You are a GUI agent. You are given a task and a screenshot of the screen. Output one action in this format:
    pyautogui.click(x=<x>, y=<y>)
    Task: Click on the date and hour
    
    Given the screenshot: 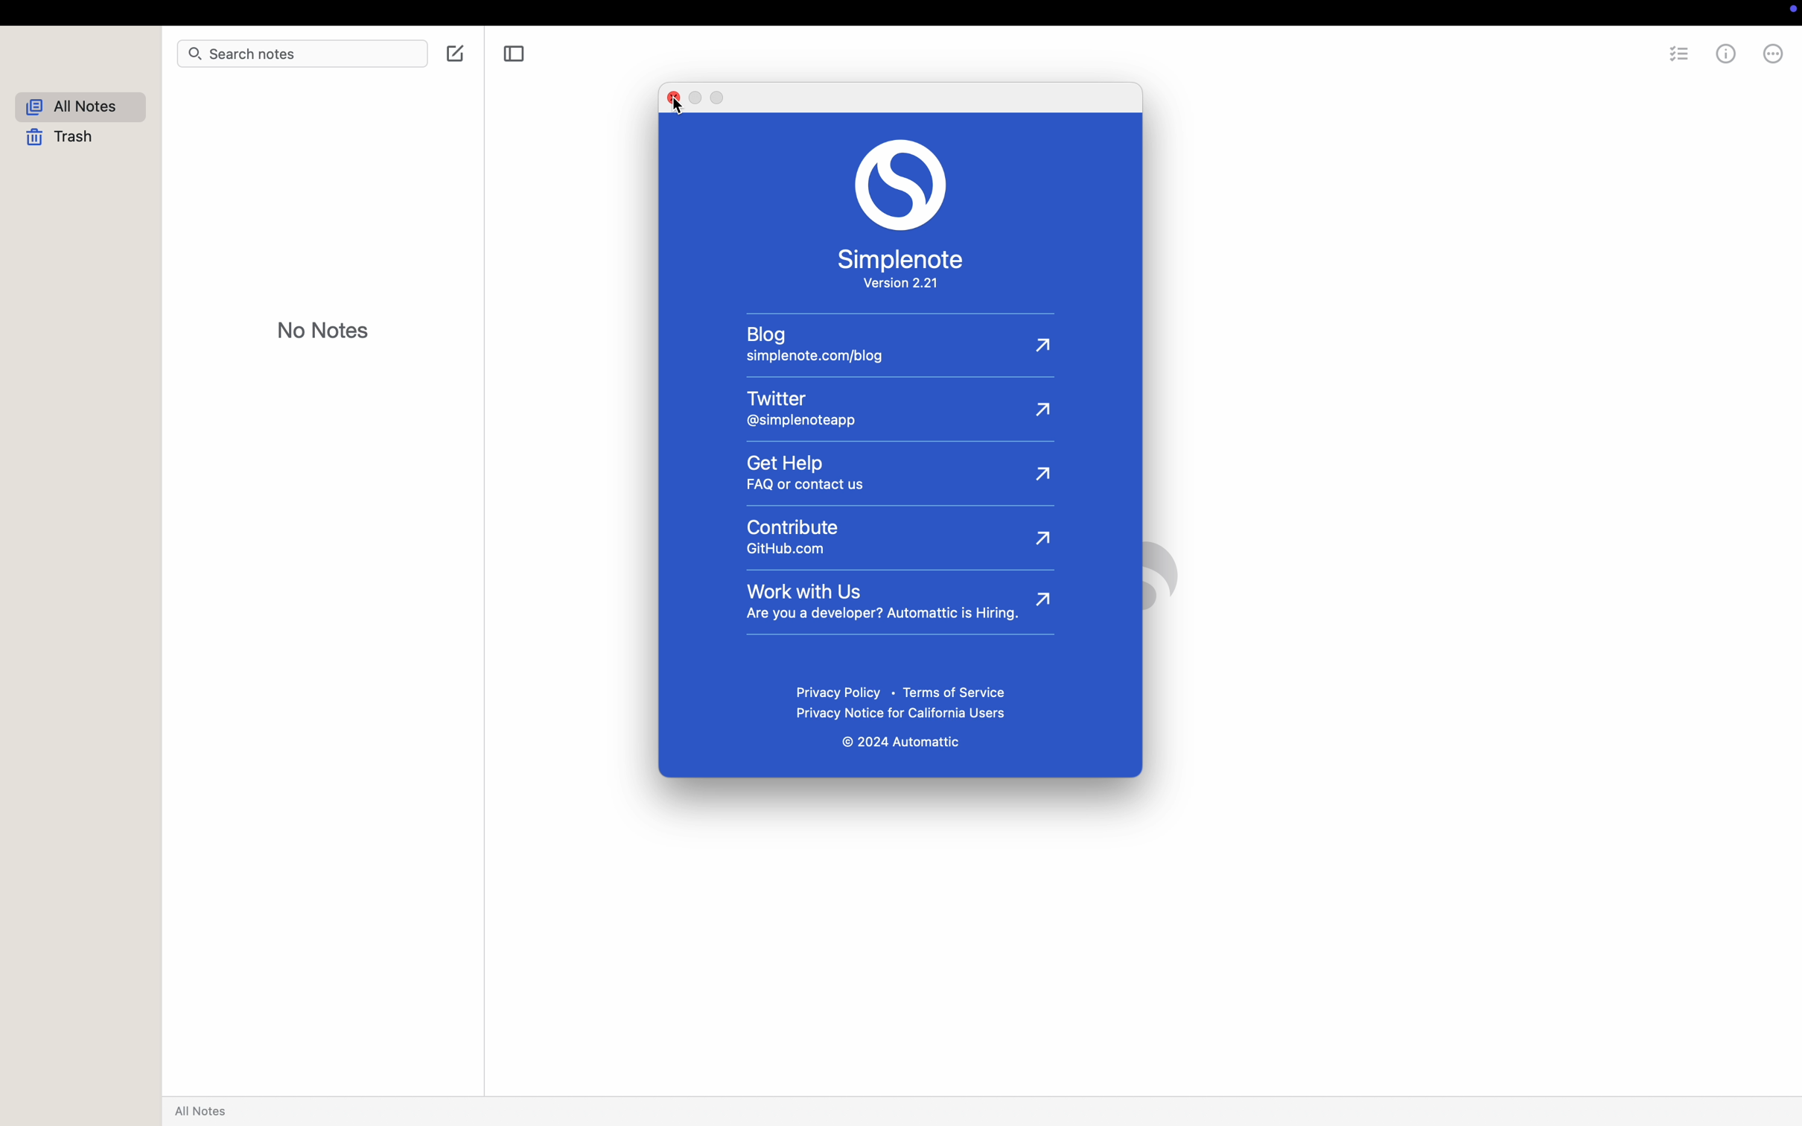 What is the action you would take?
    pyautogui.click(x=1731, y=12)
    